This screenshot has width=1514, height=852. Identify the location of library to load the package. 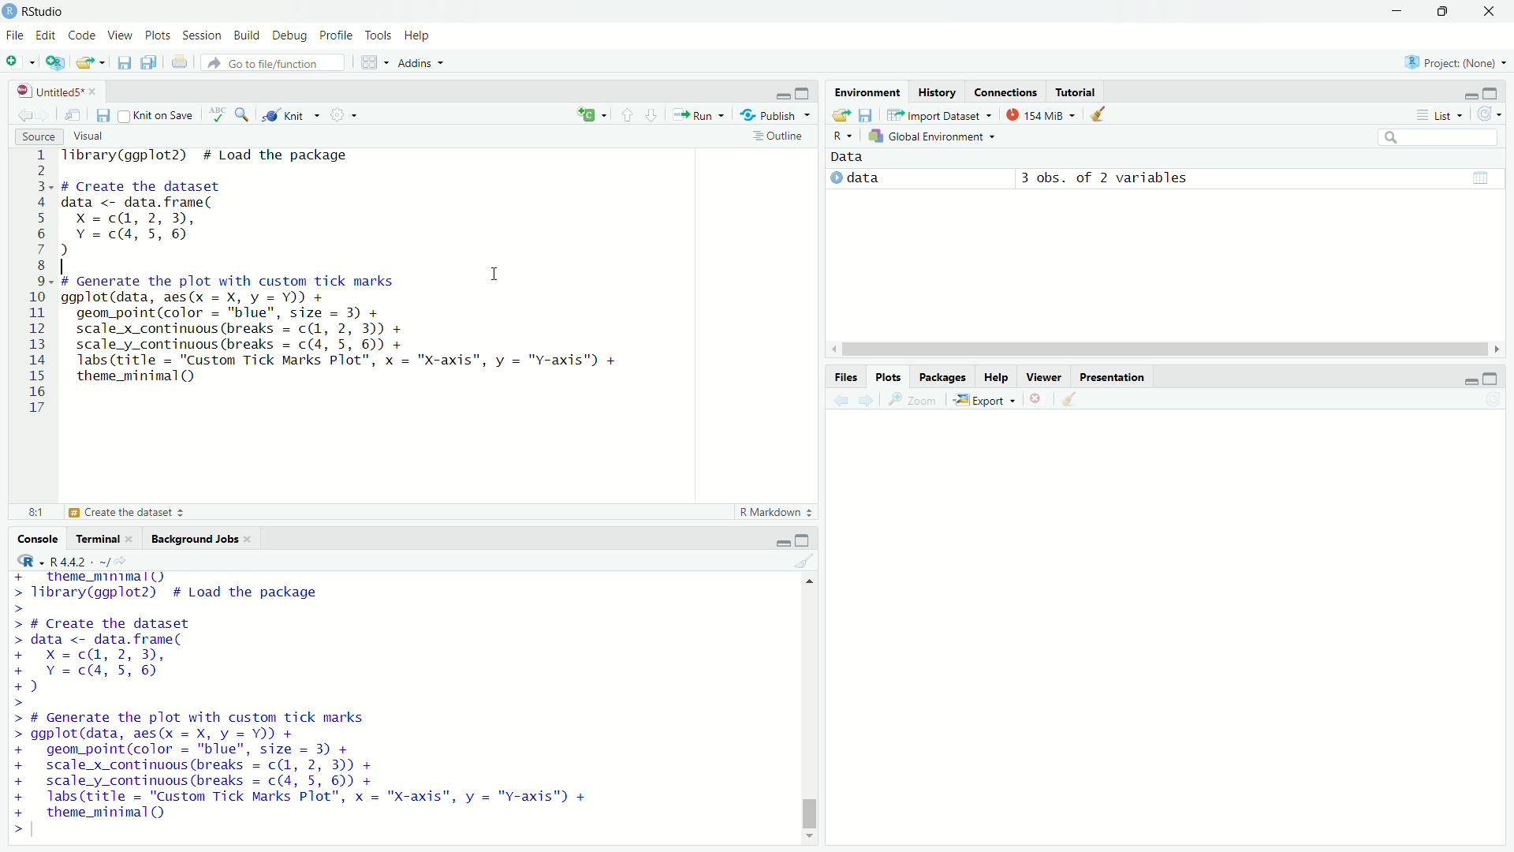
(212, 586).